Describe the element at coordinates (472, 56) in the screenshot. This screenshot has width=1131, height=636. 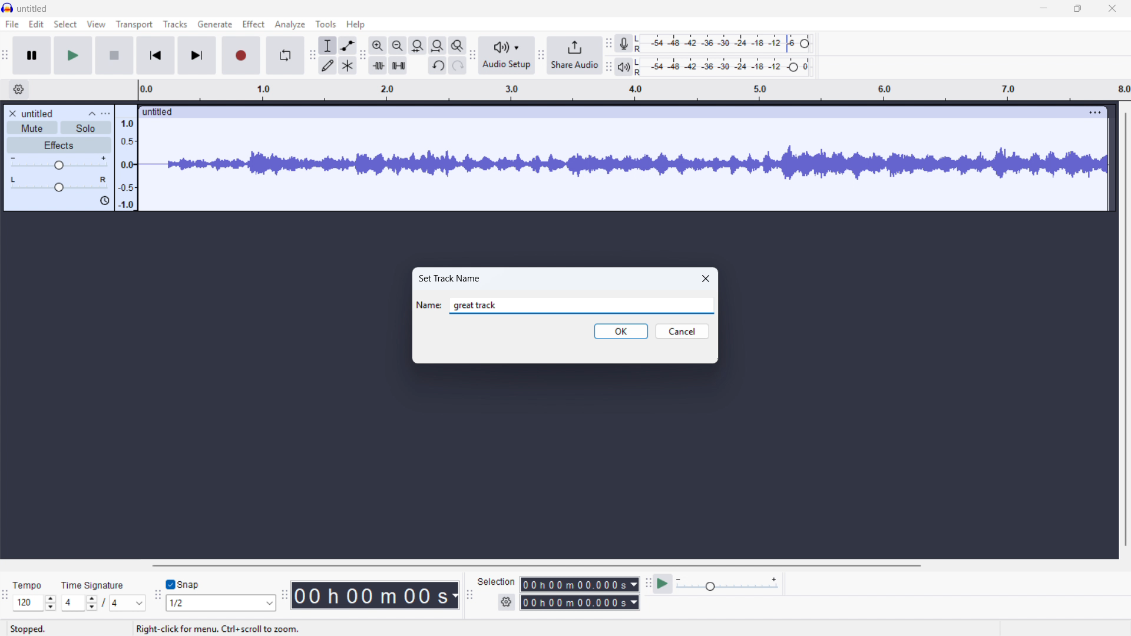
I see `Audio setup toolbar ` at that location.